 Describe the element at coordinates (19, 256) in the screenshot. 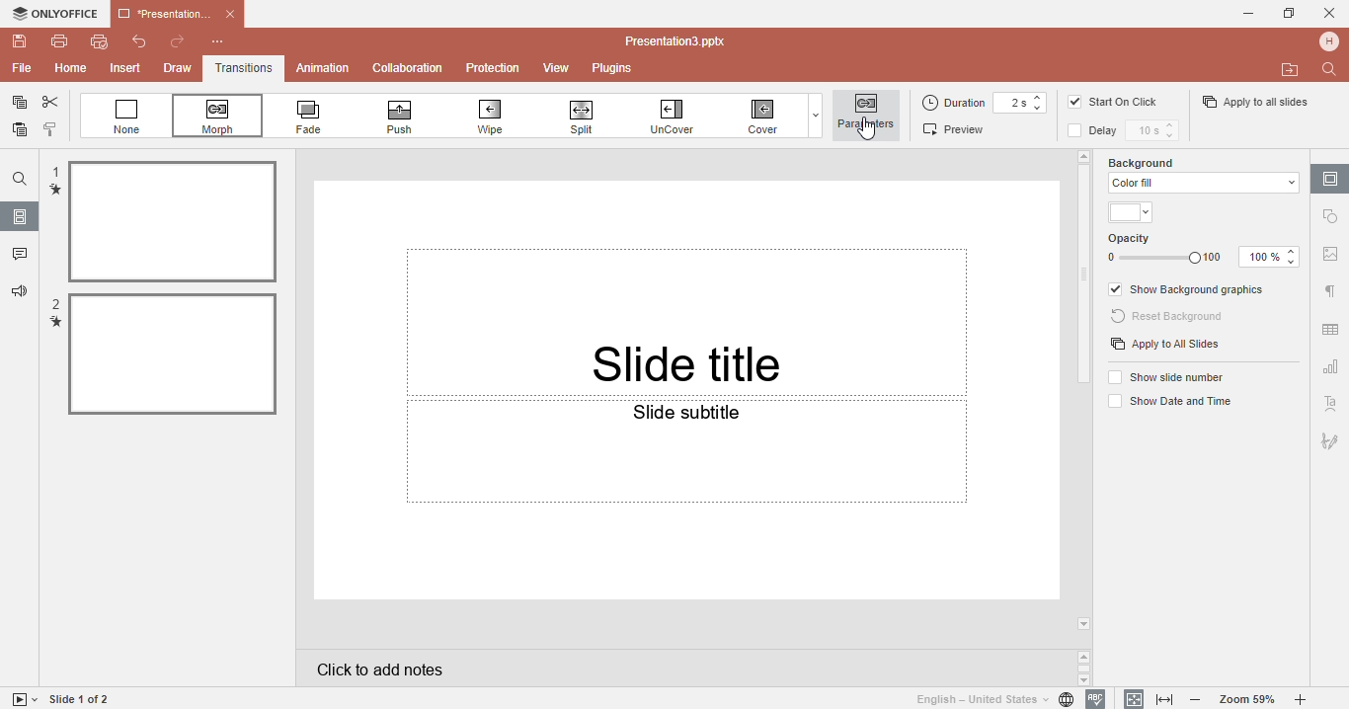

I see `Comments` at that location.